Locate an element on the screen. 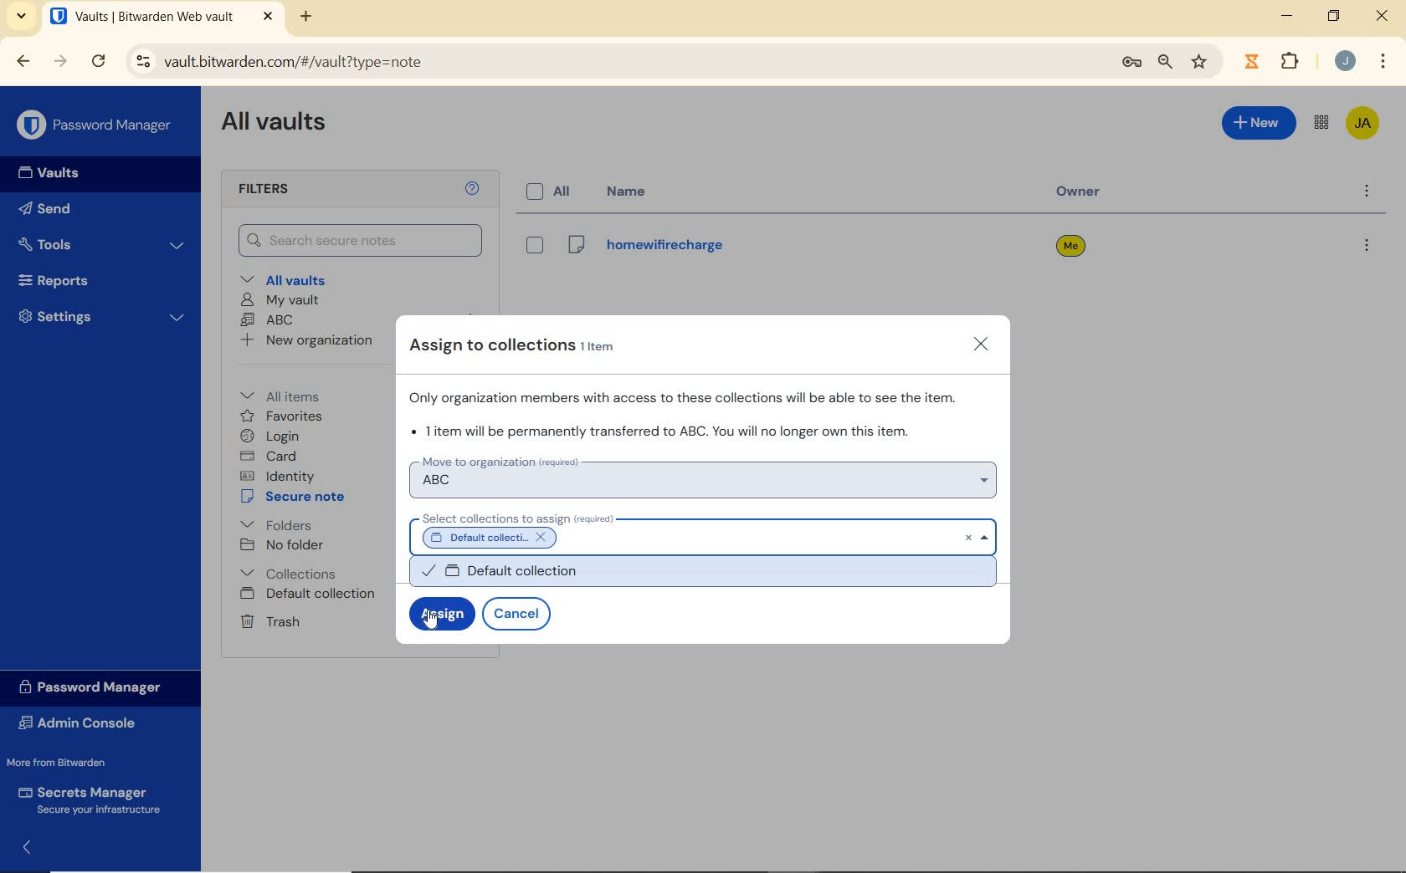  forward is located at coordinates (60, 61).